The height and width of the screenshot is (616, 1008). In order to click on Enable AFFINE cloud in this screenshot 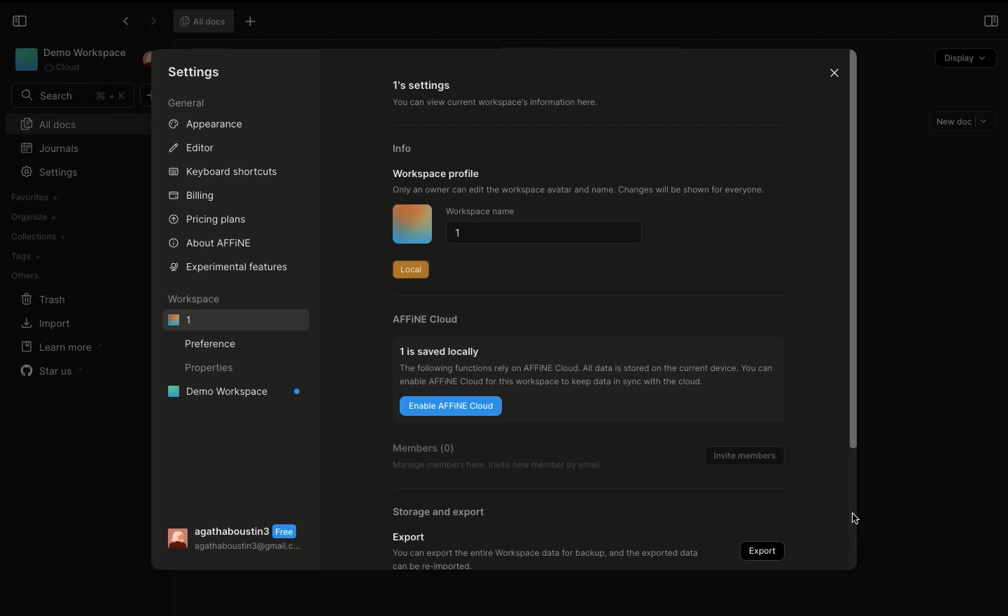, I will do `click(454, 407)`.